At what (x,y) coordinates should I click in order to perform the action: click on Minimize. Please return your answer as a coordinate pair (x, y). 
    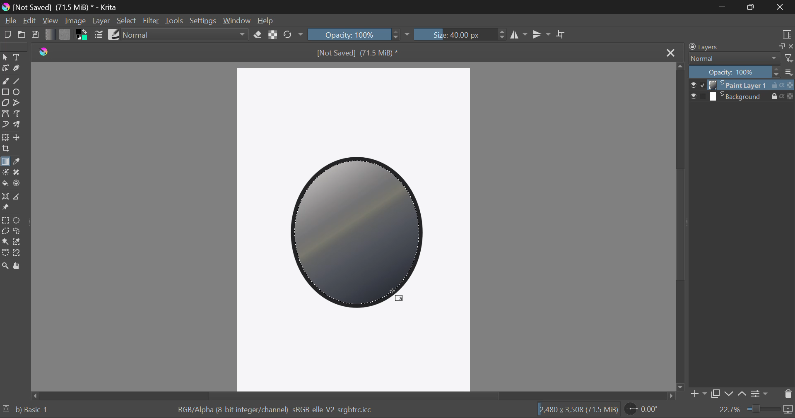
    Looking at the image, I should click on (752, 7).